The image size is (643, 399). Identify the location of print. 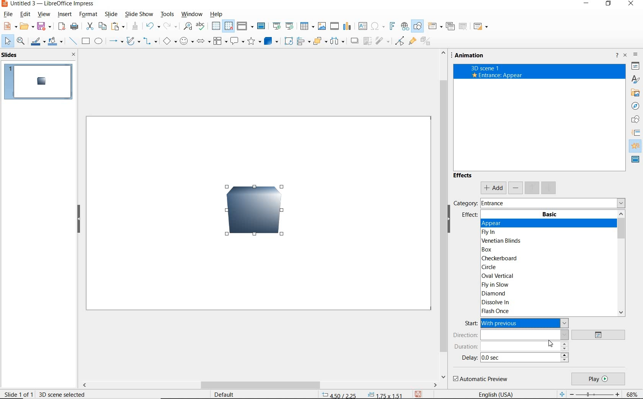
(74, 26).